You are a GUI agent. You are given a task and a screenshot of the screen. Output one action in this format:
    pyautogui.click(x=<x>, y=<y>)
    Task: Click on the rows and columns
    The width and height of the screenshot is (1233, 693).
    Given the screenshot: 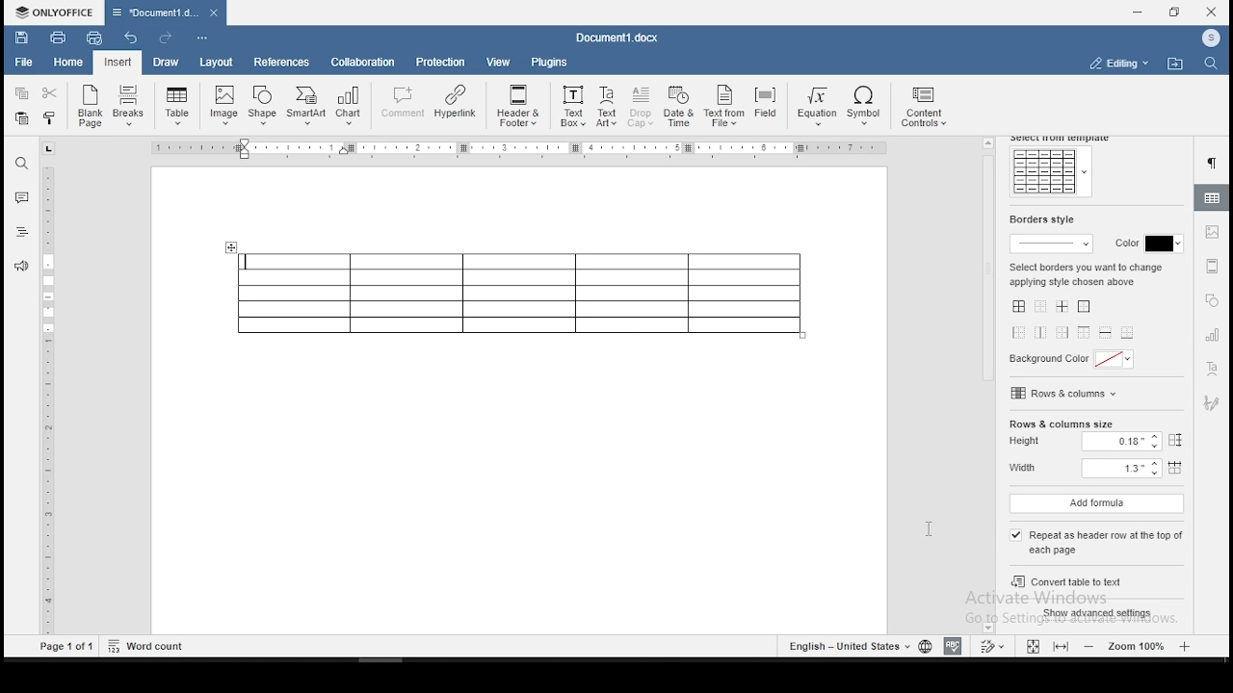 What is the action you would take?
    pyautogui.click(x=1066, y=393)
    